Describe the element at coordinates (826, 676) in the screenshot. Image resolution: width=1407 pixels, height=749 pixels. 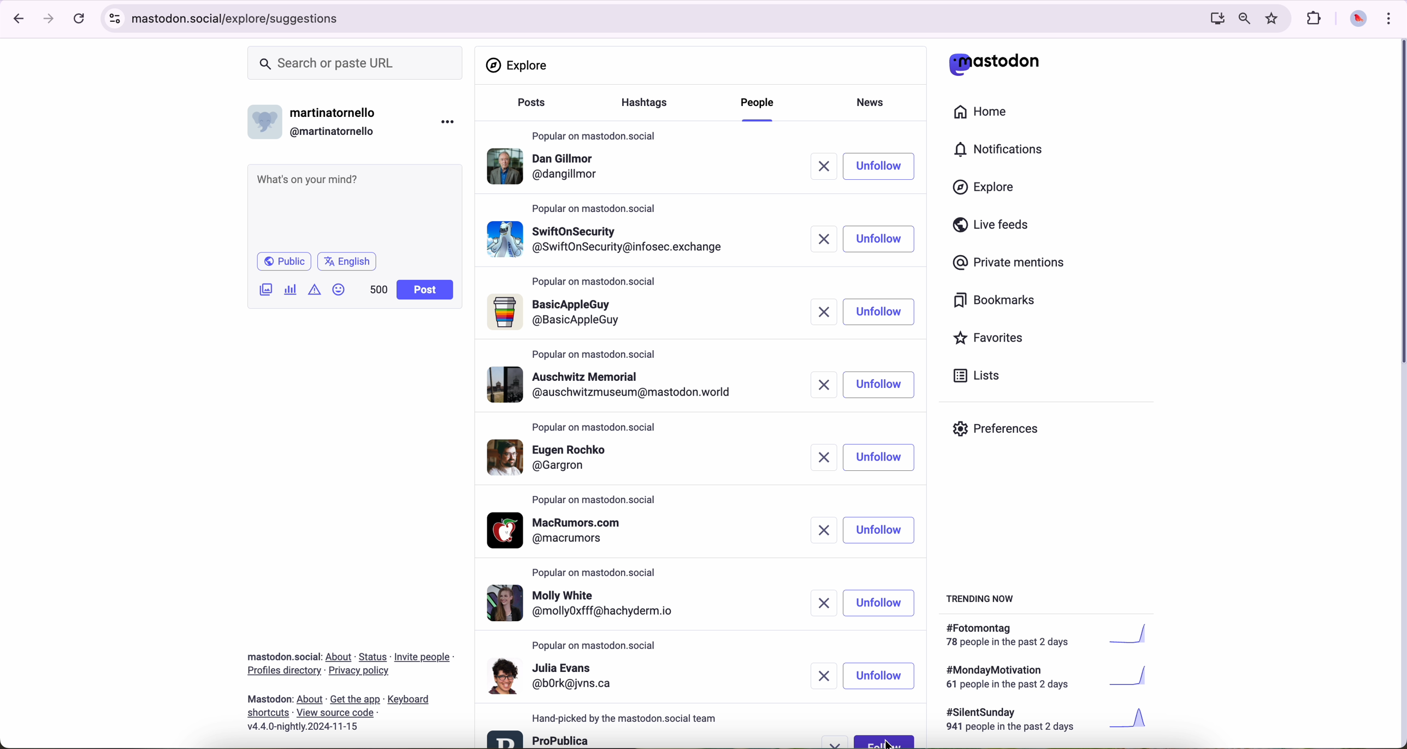
I see `remove` at that location.